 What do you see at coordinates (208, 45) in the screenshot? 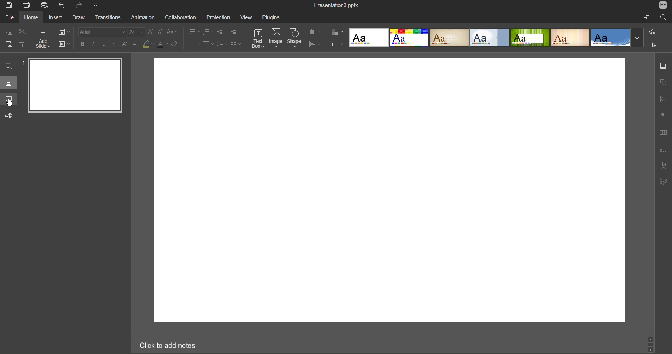
I see `Vertical Alignment` at bounding box center [208, 45].